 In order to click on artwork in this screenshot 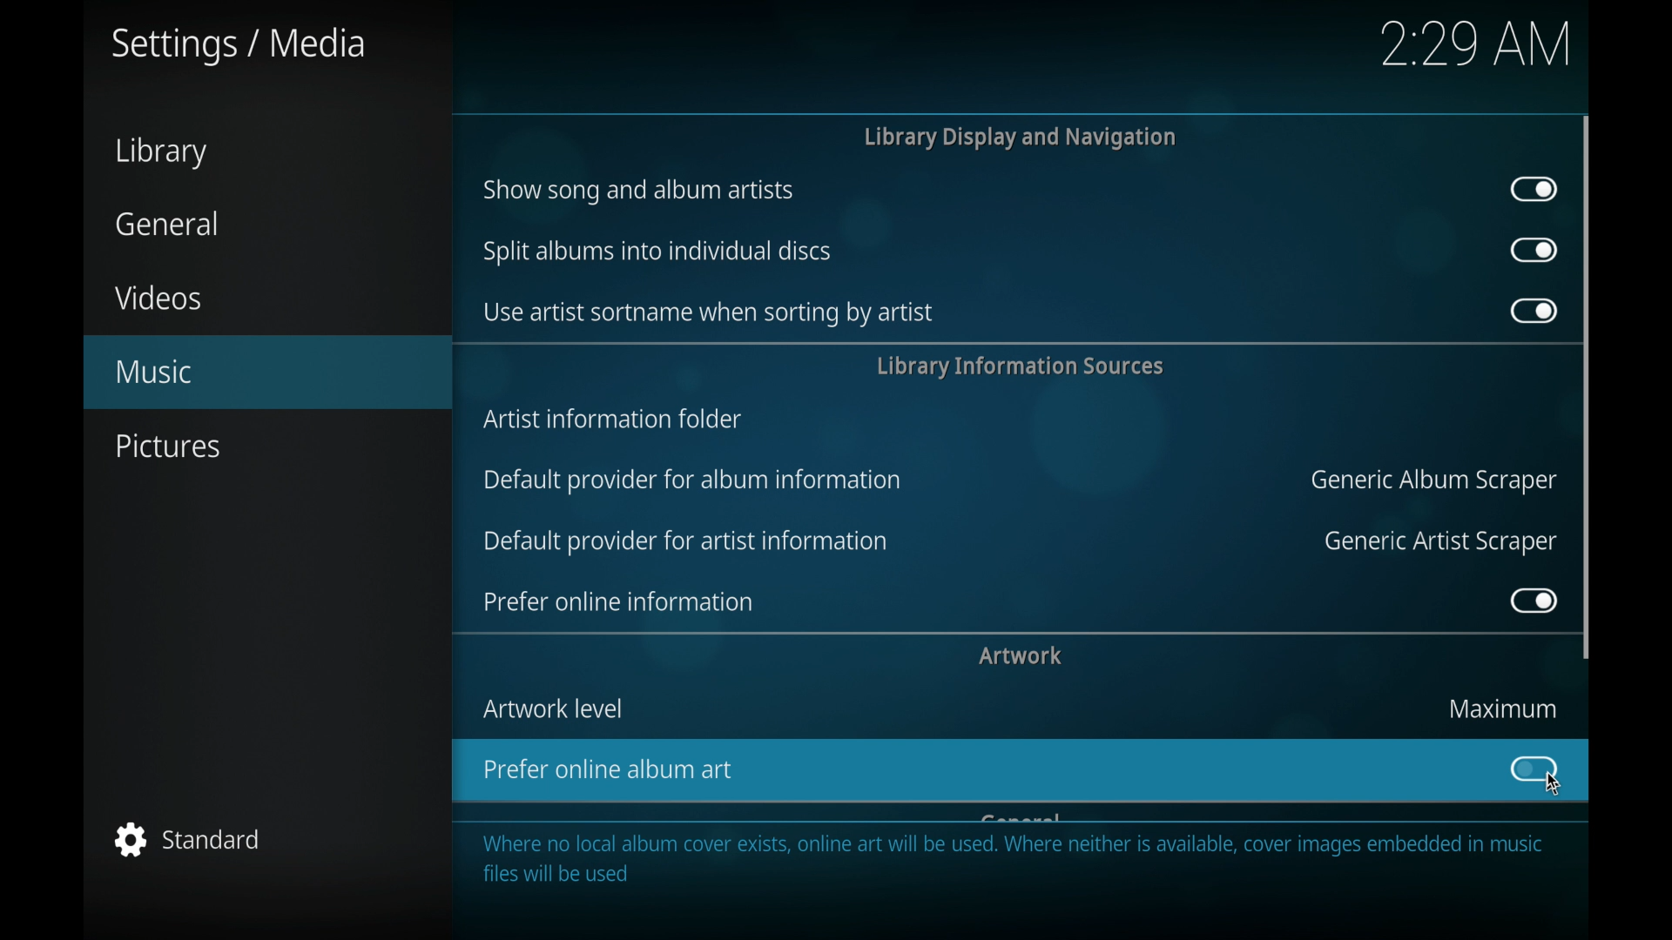, I will do `click(1021, 655)`.